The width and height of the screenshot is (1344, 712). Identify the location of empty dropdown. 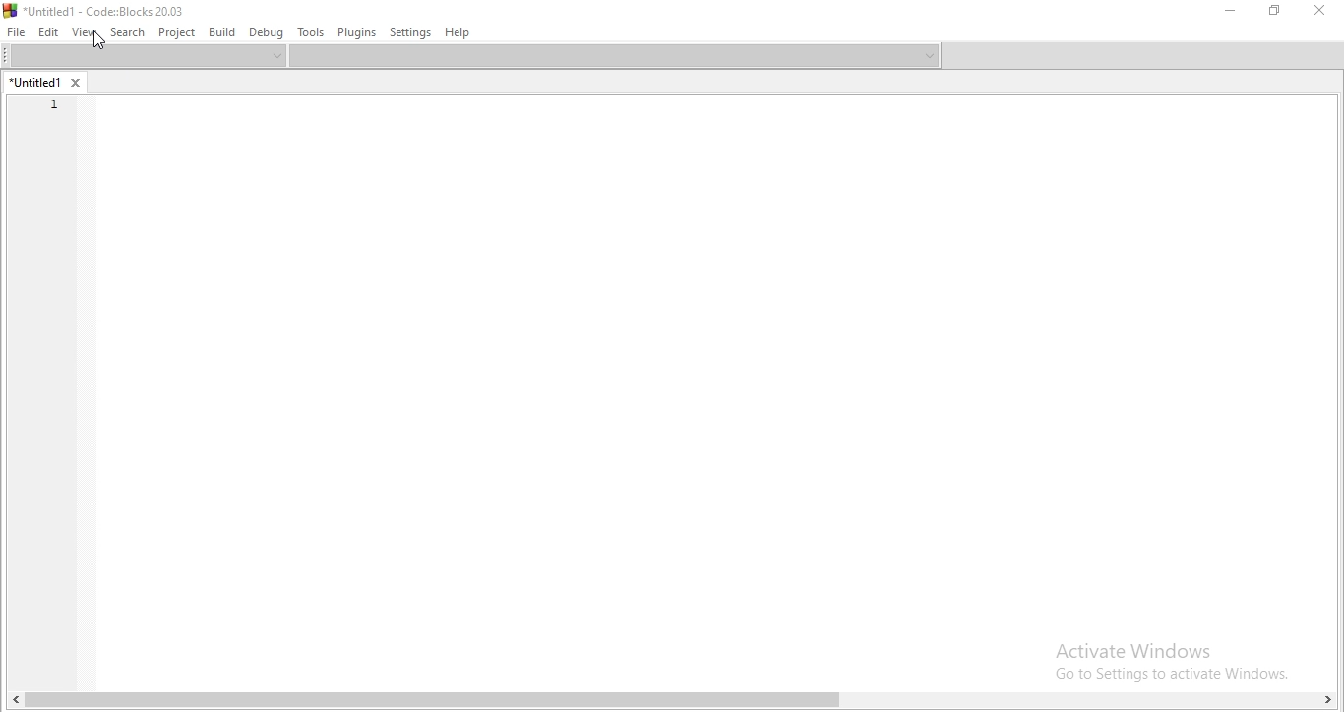
(1141, 56).